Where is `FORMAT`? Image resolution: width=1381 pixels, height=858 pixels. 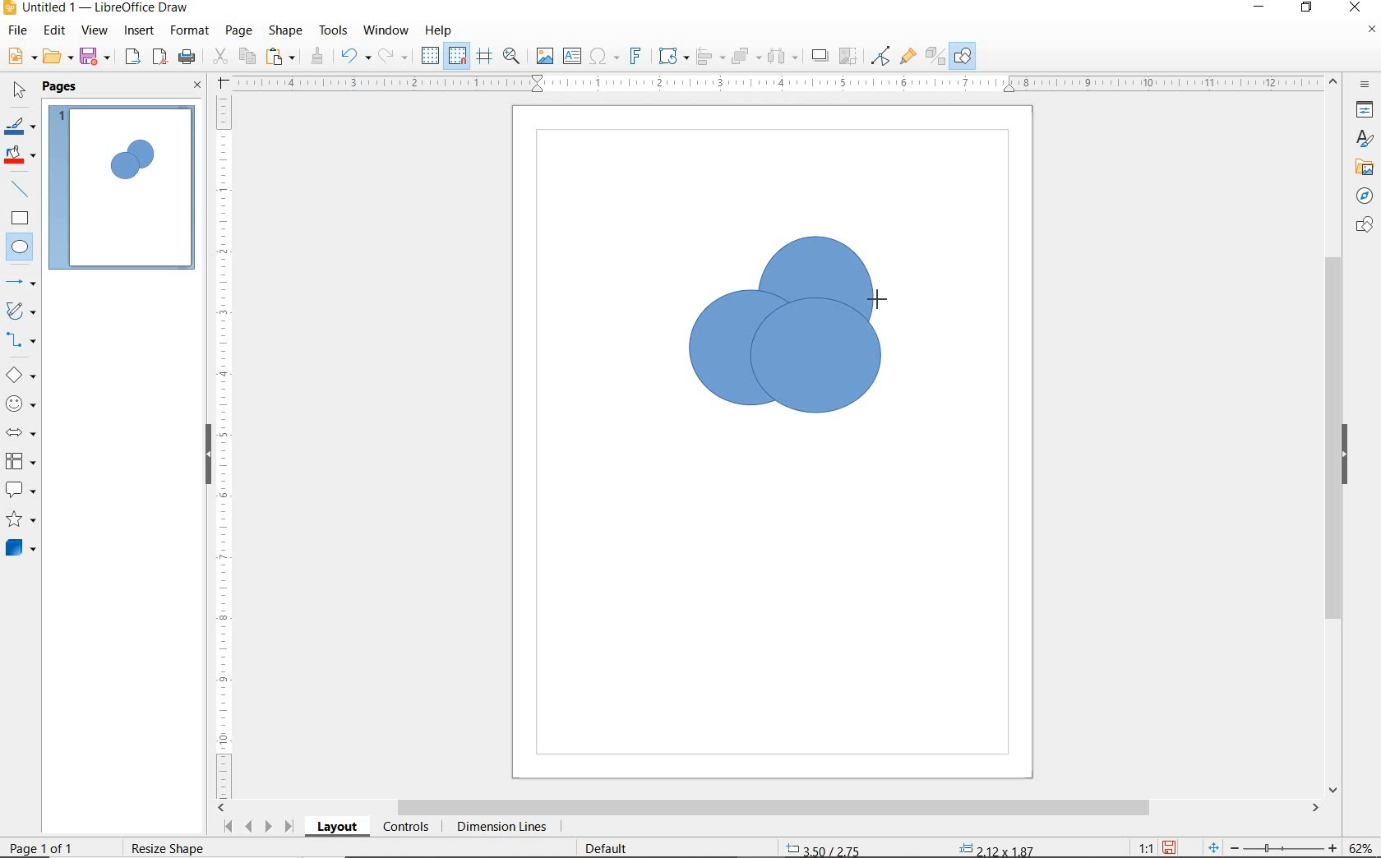 FORMAT is located at coordinates (191, 30).